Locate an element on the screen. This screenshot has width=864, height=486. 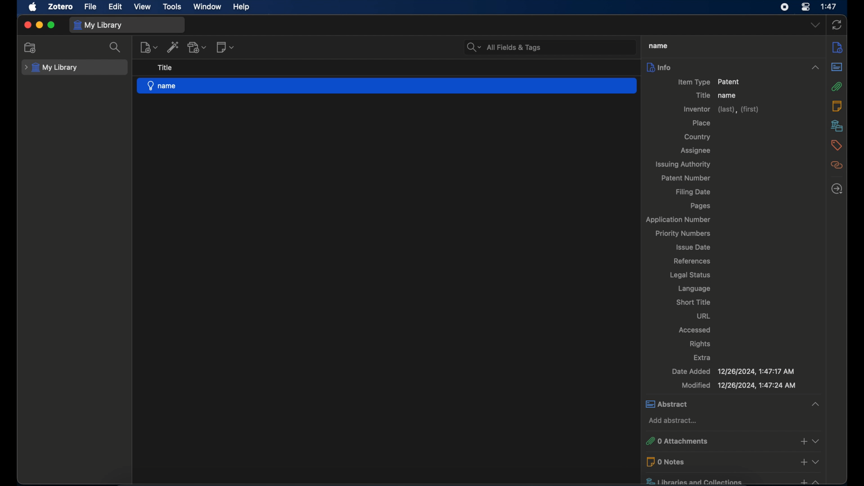
application number is located at coordinates (677, 220).